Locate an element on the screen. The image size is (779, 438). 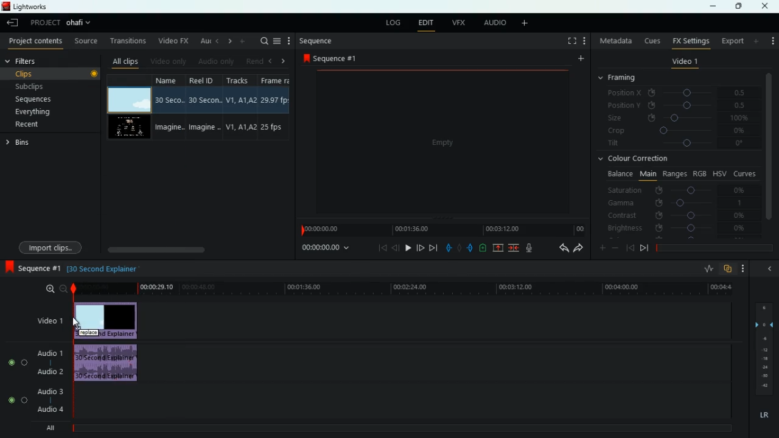
search is located at coordinates (262, 41).